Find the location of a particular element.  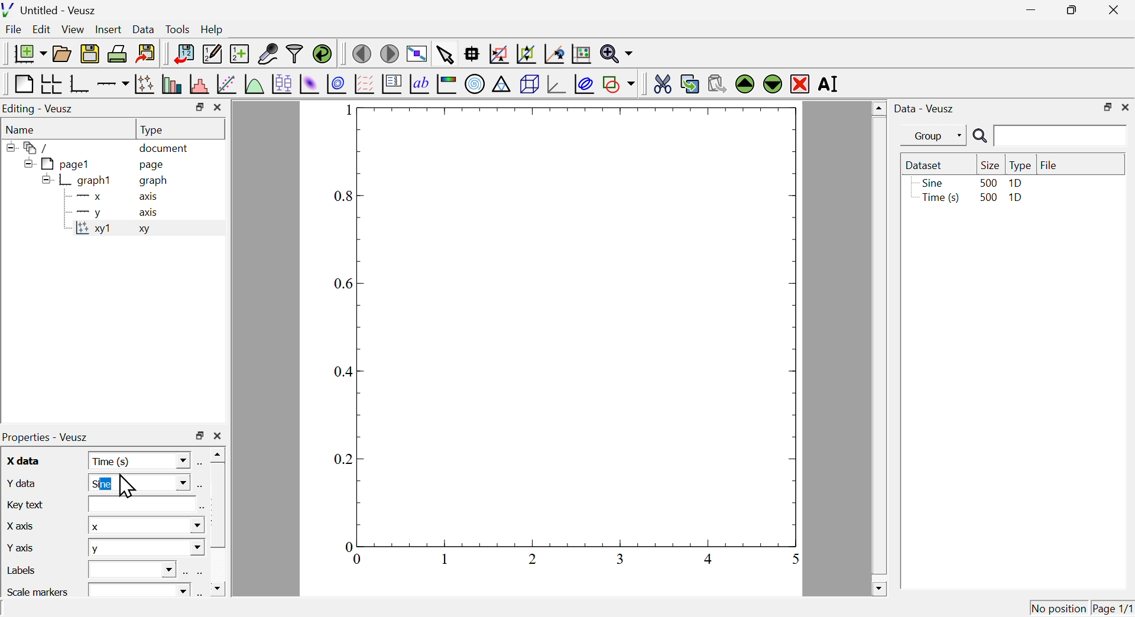

x is located at coordinates (145, 526).